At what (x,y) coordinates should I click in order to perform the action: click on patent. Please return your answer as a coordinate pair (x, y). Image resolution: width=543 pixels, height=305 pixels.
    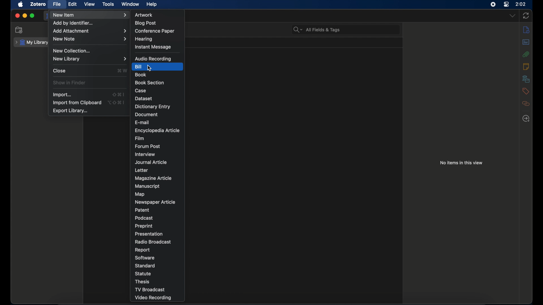
    Looking at the image, I should click on (142, 210).